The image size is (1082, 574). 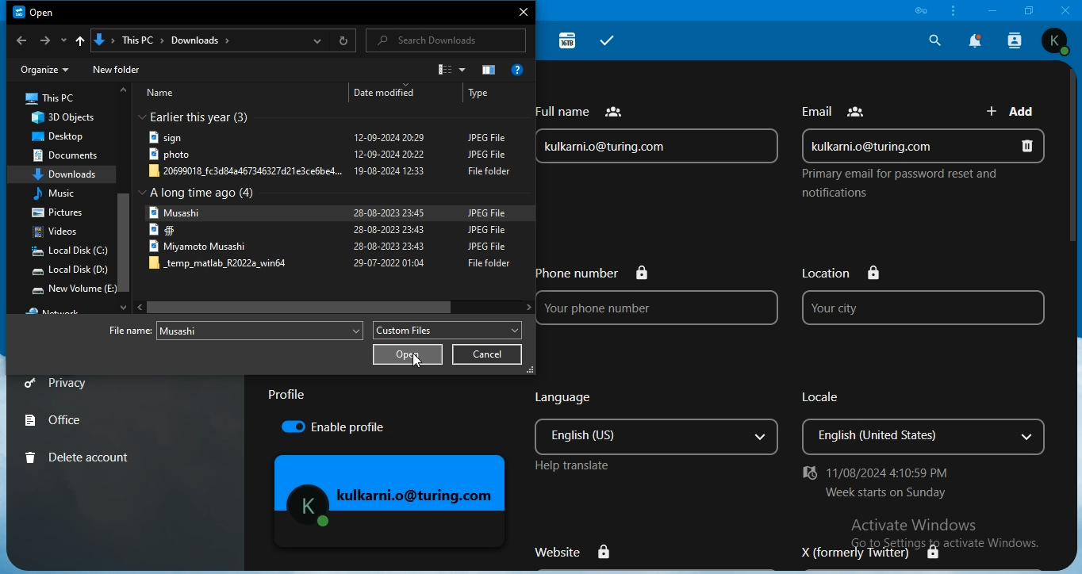 What do you see at coordinates (520, 69) in the screenshot?
I see `get help` at bounding box center [520, 69].